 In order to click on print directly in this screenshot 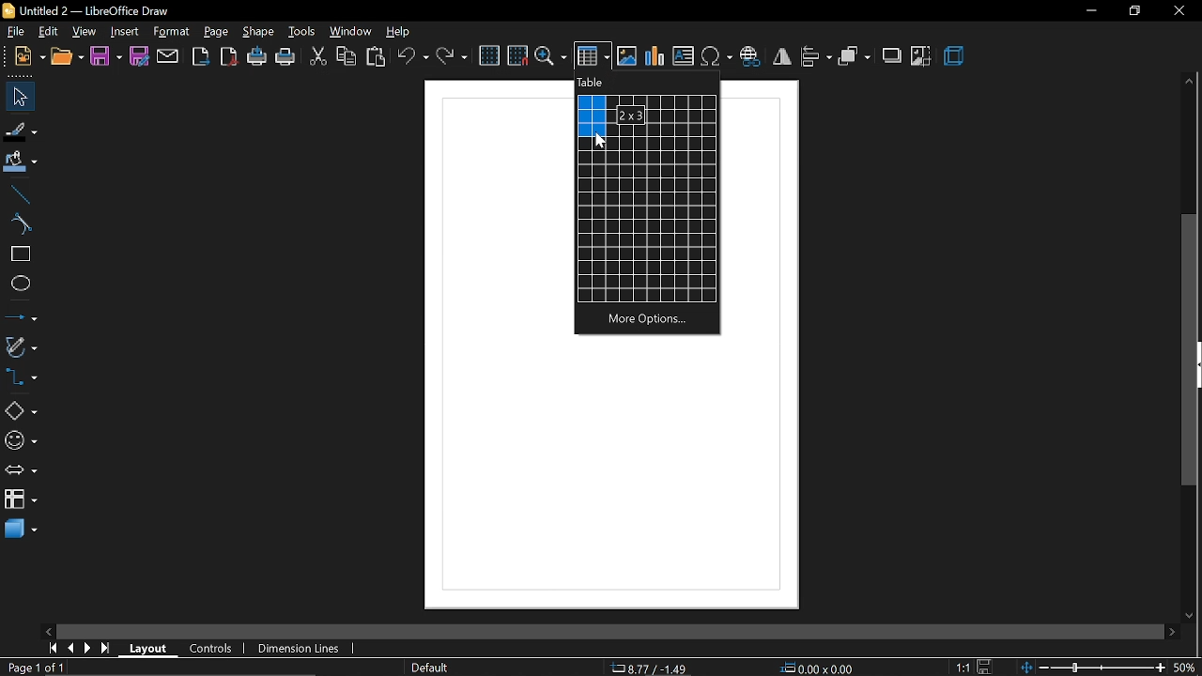, I will do `click(257, 56)`.